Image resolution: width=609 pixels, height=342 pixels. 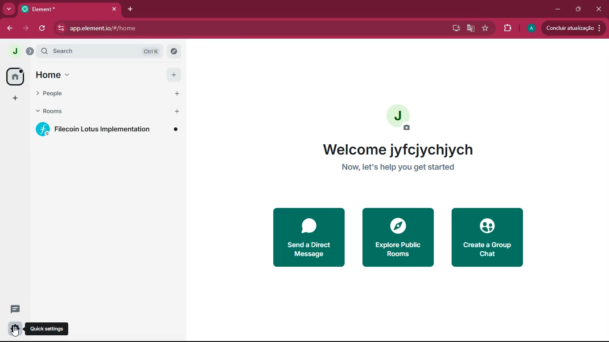 What do you see at coordinates (400, 117) in the screenshot?
I see `profile picture` at bounding box center [400, 117].